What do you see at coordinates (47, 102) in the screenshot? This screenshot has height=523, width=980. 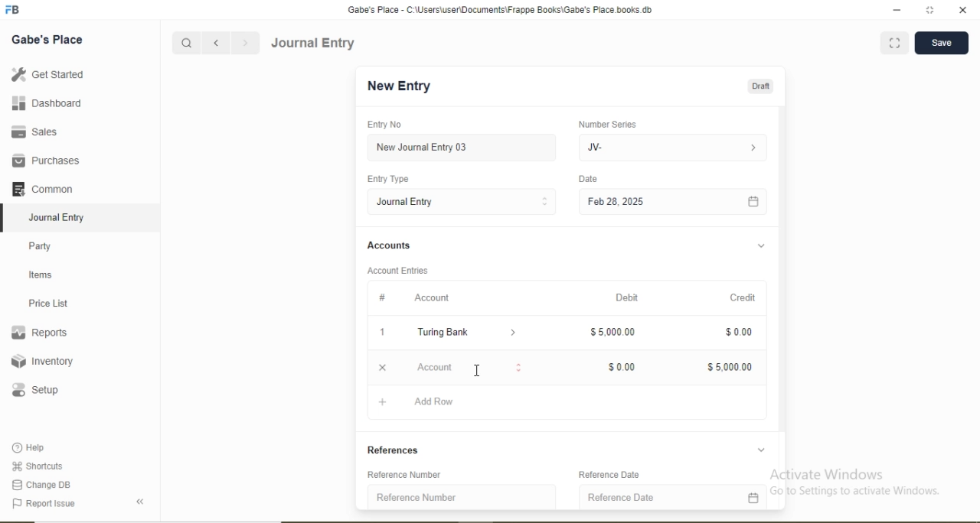 I see `Dashboard` at bounding box center [47, 102].